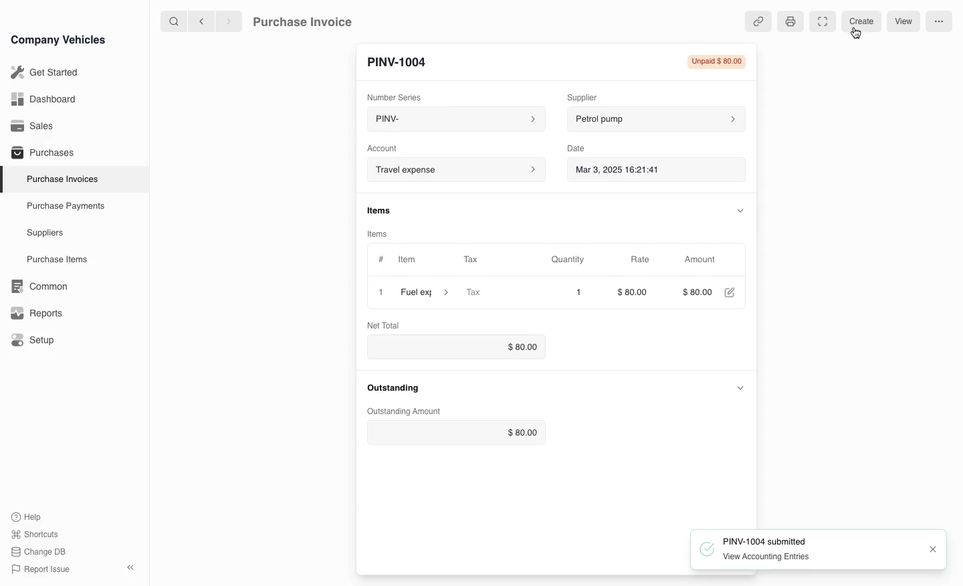  I want to click on Dashboard, so click(43, 99).